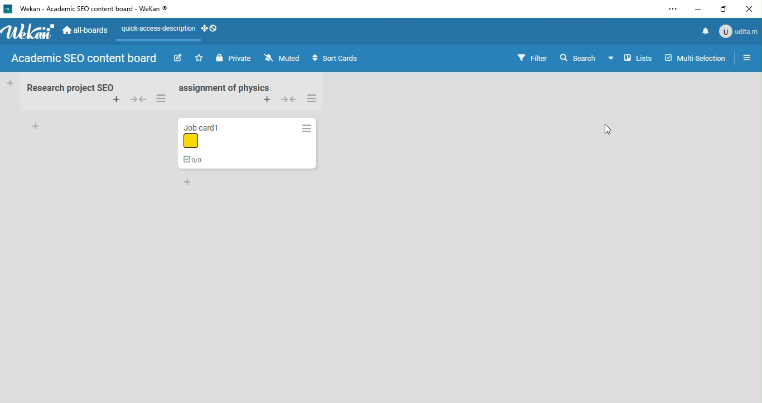 This screenshot has width=762, height=403. I want to click on add card to top of list, so click(266, 101).